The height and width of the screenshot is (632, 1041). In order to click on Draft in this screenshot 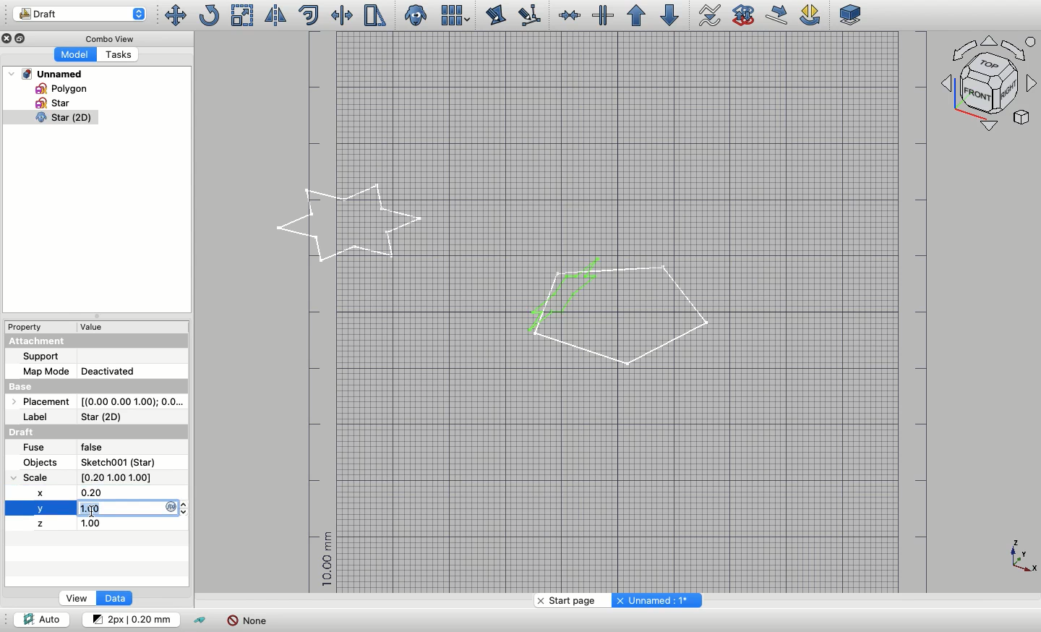, I will do `click(80, 14)`.